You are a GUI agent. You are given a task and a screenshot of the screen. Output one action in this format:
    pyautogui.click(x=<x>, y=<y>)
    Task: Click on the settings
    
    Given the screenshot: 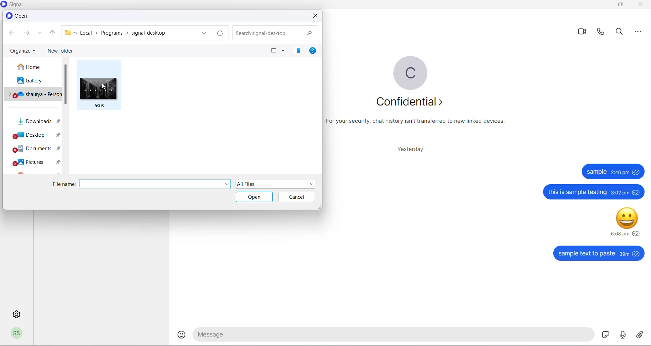 What is the action you would take?
    pyautogui.click(x=15, y=313)
    